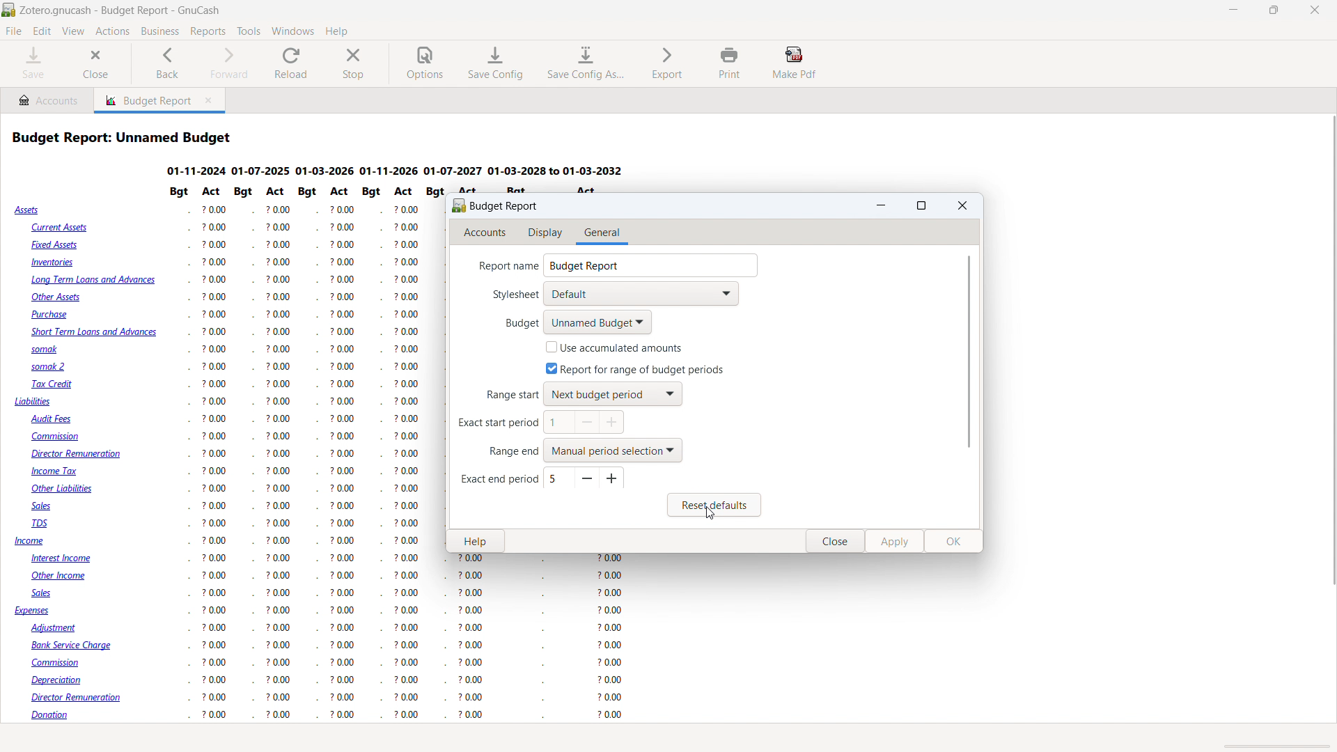 This screenshot has height=752, width=1337. What do you see at coordinates (292, 63) in the screenshot?
I see `reload` at bounding box center [292, 63].